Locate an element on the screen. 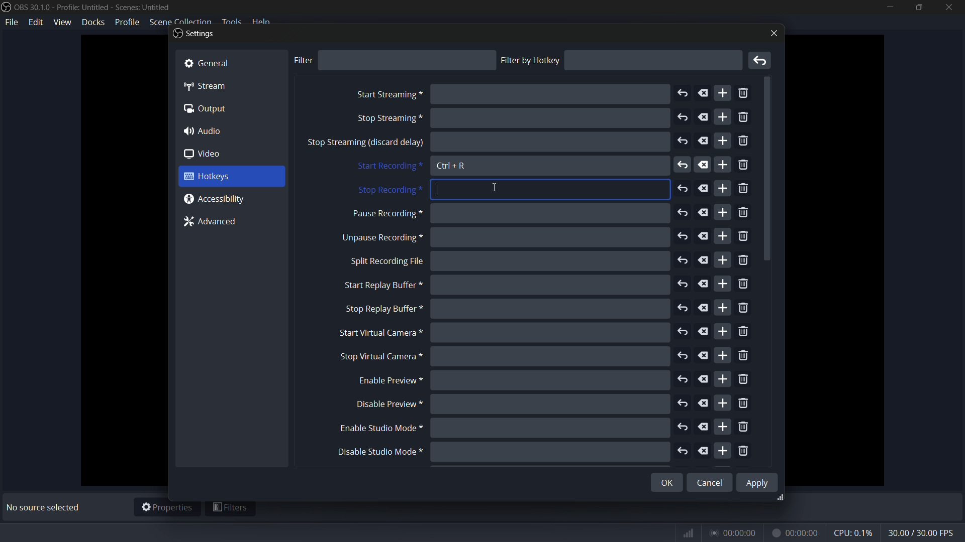 The image size is (965, 542). filter by hotkey is located at coordinates (530, 60).